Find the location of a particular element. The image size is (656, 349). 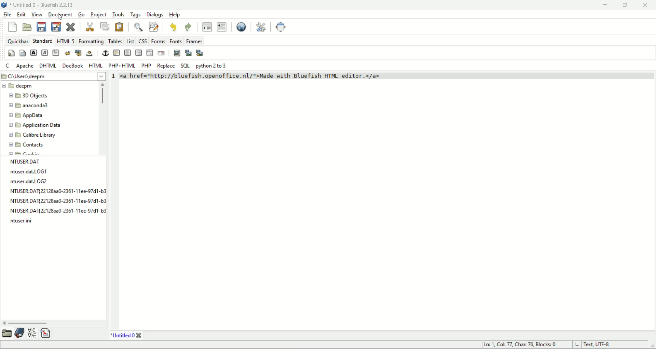

deepm is located at coordinates (18, 86).